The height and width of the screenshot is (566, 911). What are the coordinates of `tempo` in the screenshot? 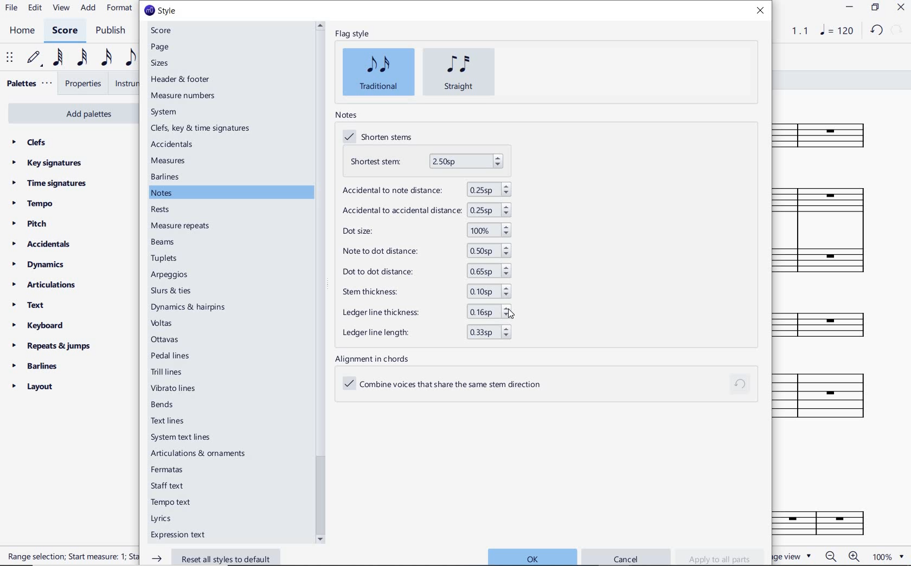 It's located at (35, 204).